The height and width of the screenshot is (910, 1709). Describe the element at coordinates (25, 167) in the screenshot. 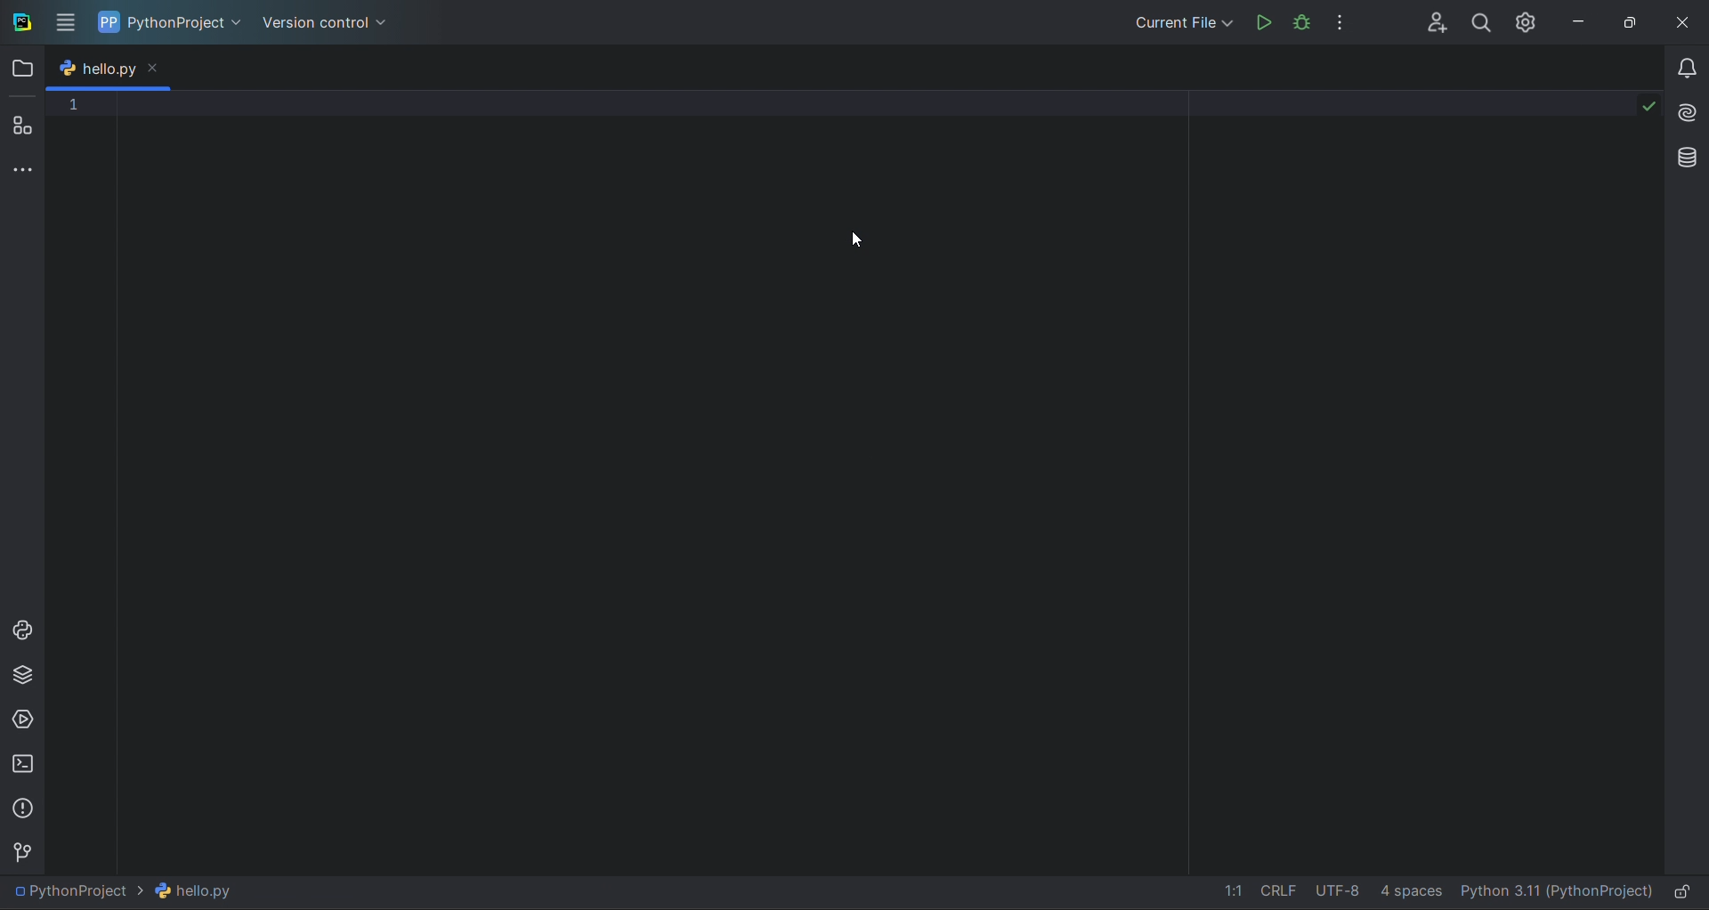

I see `tool window` at that location.